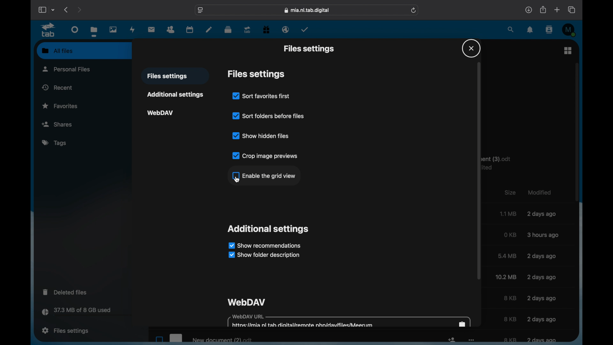 This screenshot has width=613, height=345. Describe the element at coordinates (57, 87) in the screenshot. I see `recent` at that location.